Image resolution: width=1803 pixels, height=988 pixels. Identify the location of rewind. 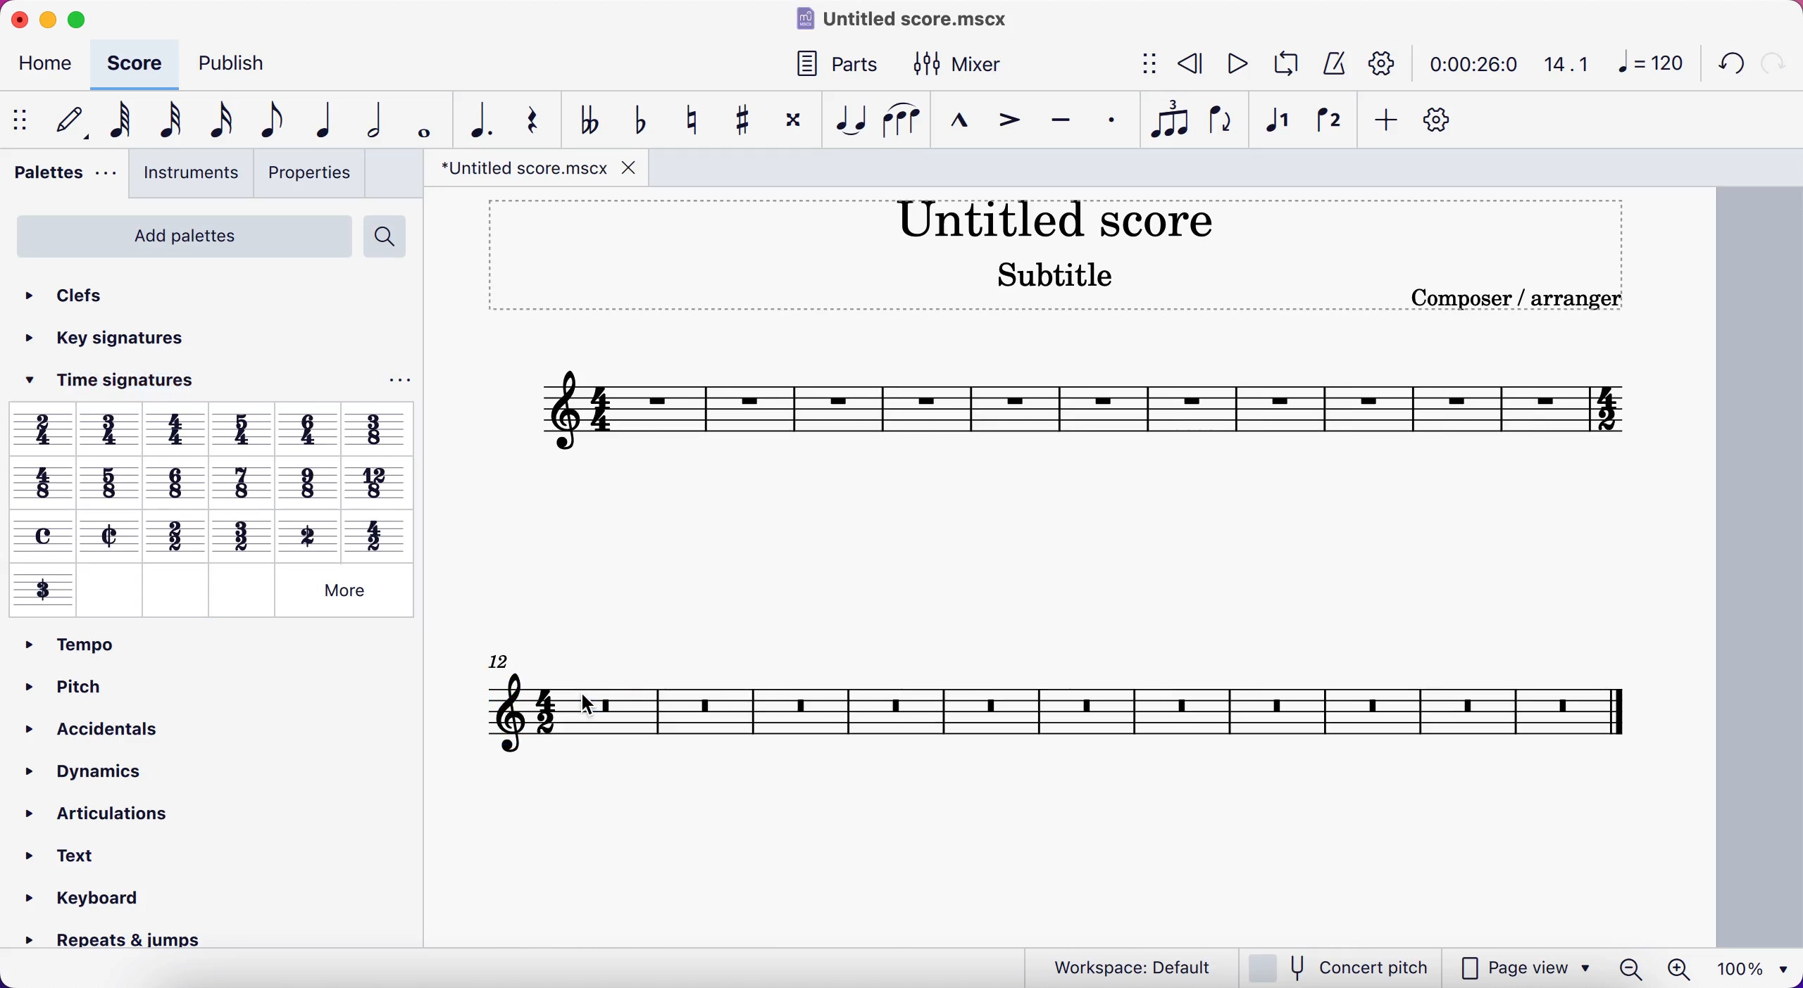
(1185, 66).